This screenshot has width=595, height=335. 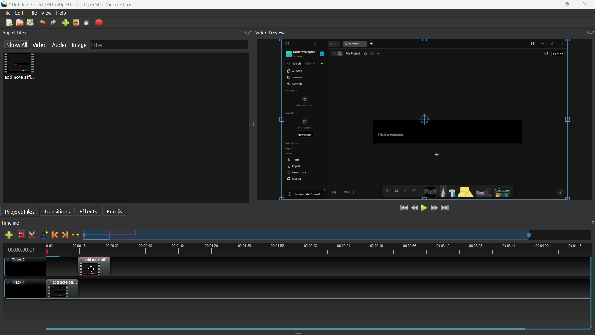 I want to click on preview video, so click(x=424, y=119).